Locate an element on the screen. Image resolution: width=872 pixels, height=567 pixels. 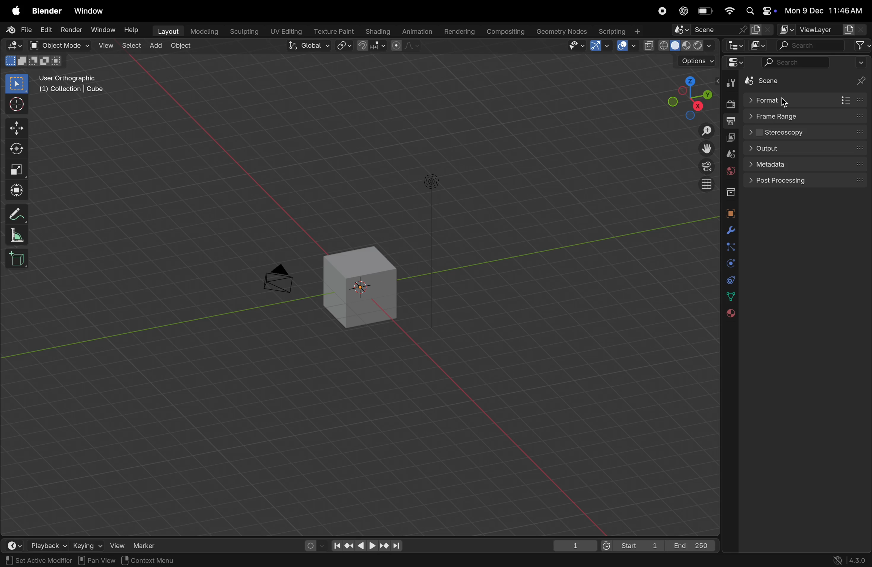
battery is located at coordinates (703, 11).